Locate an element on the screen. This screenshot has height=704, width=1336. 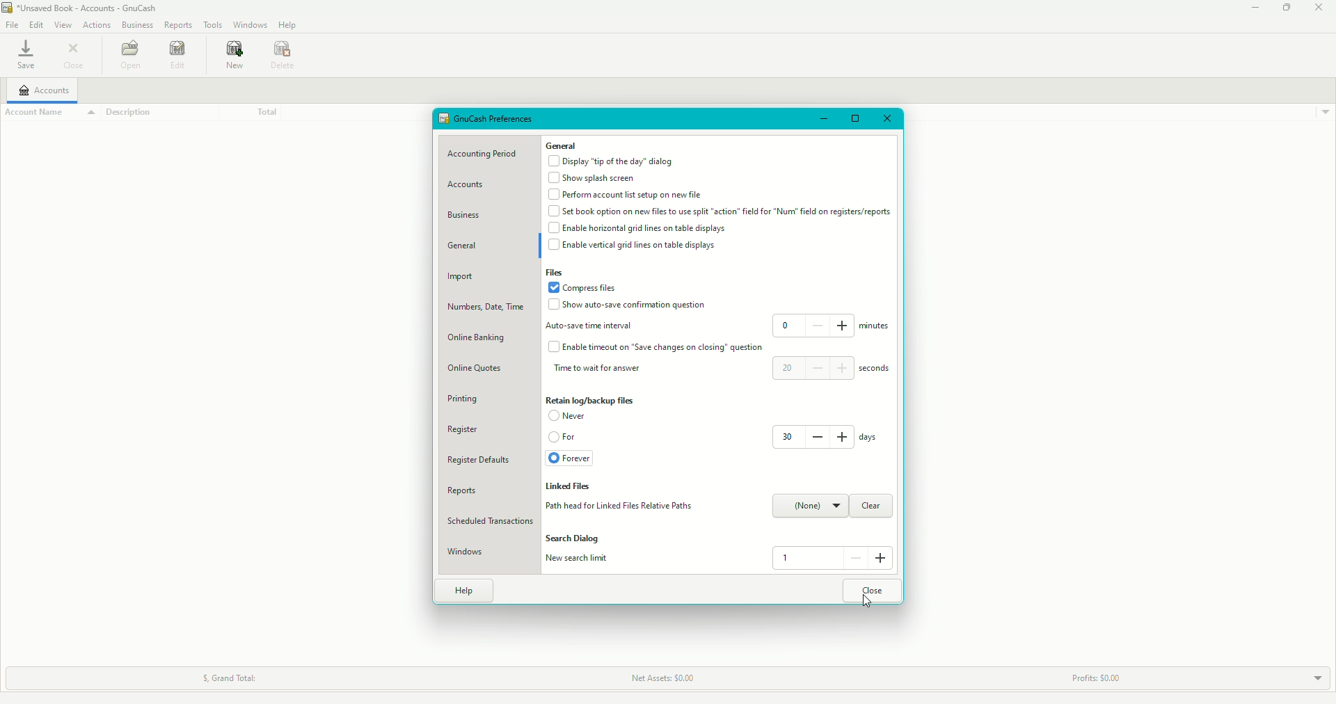
Liked files is located at coordinates (571, 488).